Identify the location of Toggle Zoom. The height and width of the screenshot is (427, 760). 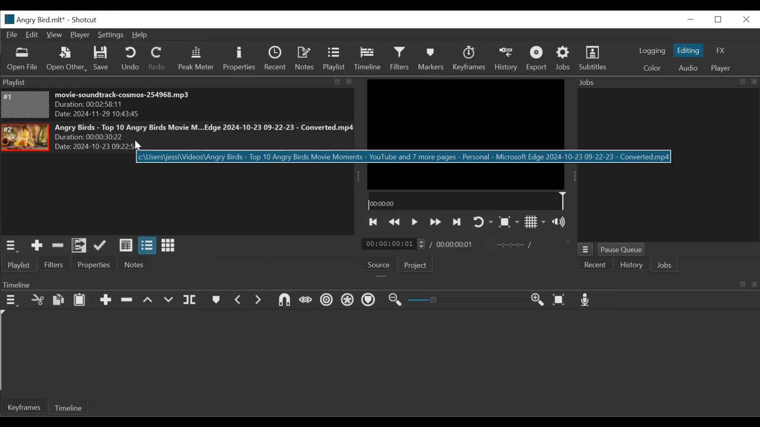
(510, 223).